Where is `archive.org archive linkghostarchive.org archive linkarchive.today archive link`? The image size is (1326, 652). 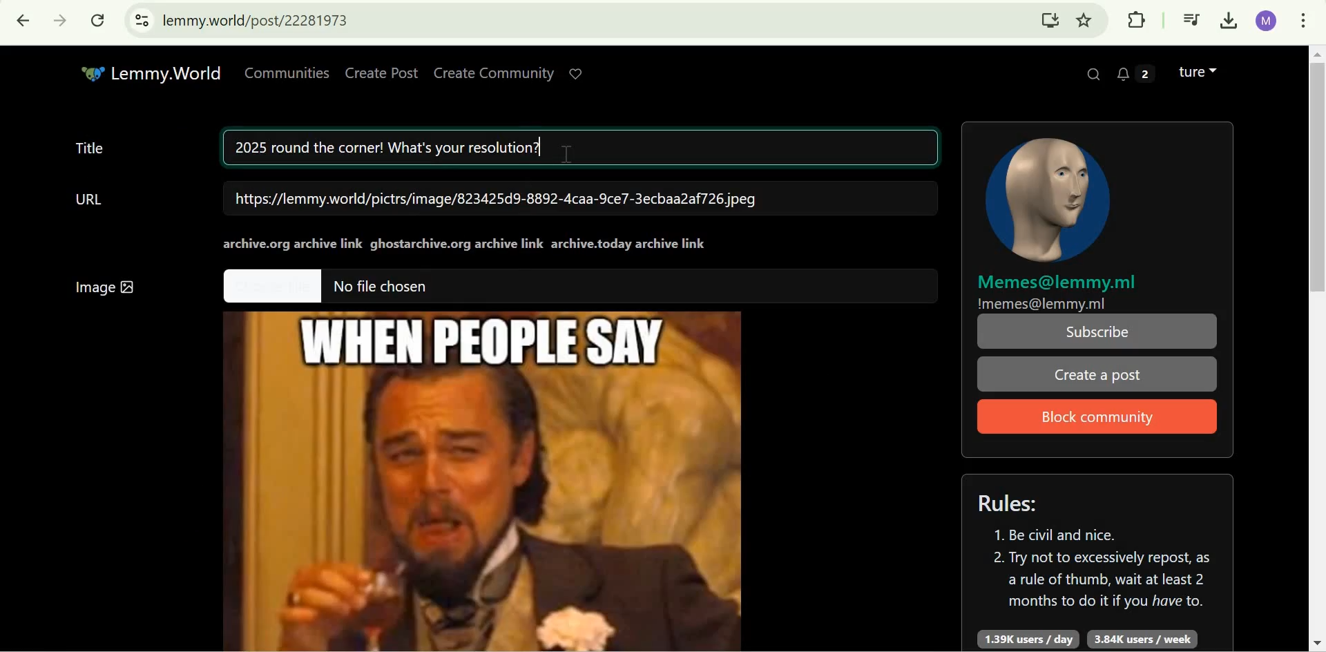 archive.org archive linkghostarchive.org archive linkarchive.today archive link is located at coordinates (465, 244).